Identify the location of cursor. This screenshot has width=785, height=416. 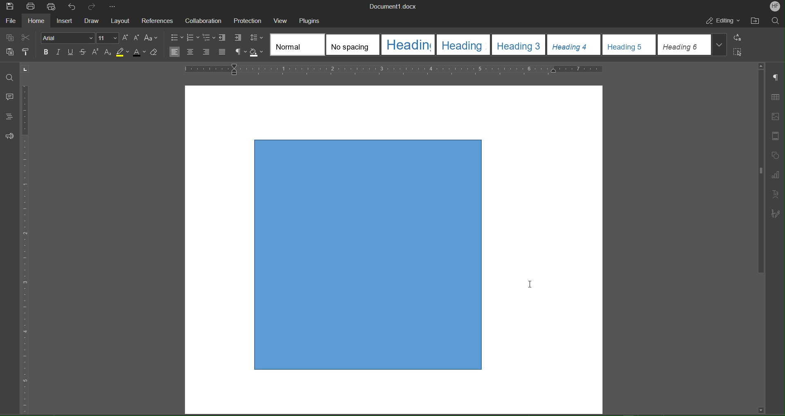
(533, 282).